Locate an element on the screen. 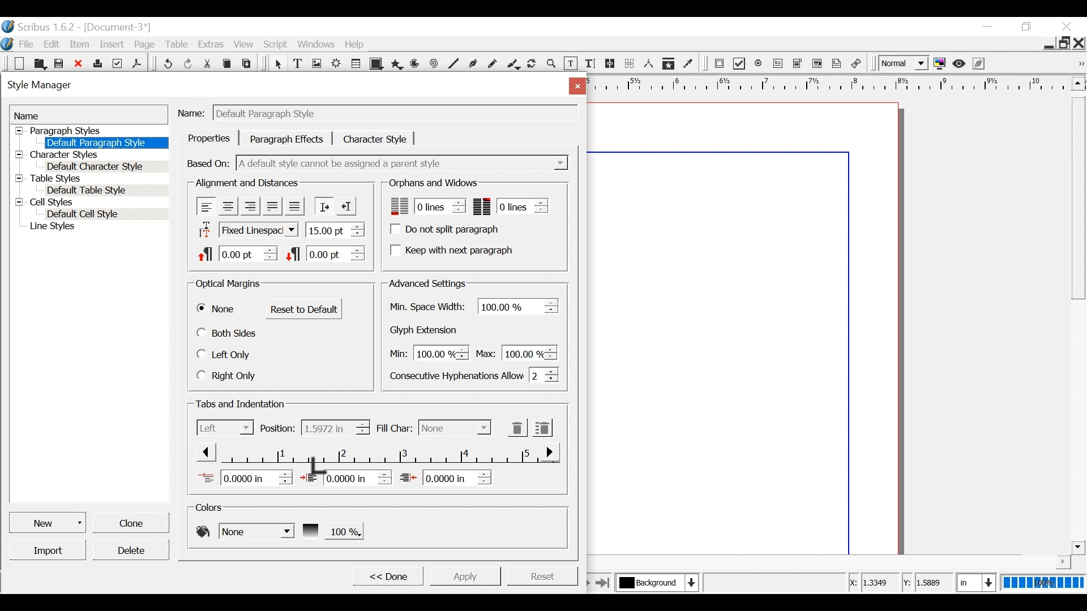 The image size is (1087, 611). Shape  is located at coordinates (378, 64).